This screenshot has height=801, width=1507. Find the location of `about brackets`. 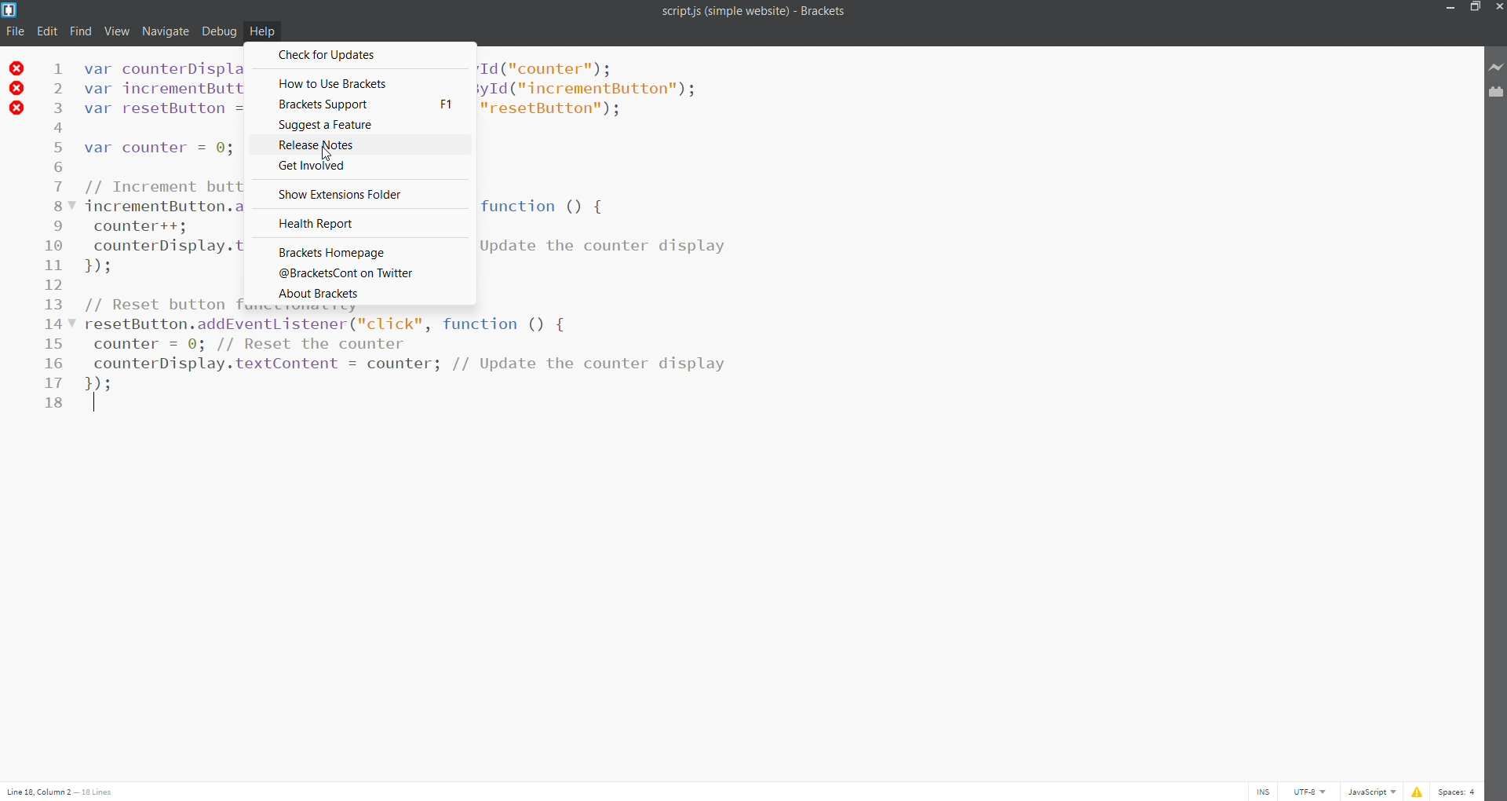

about brackets is located at coordinates (361, 293).